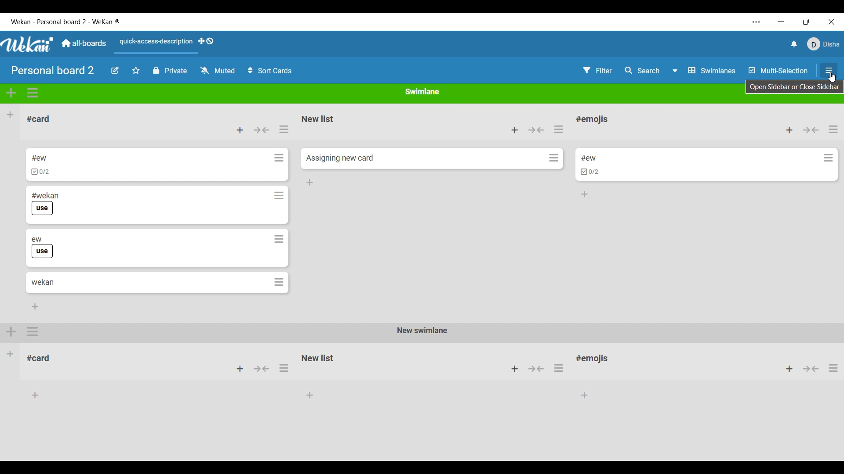 The image size is (844, 474). Describe the element at coordinates (828, 158) in the screenshot. I see `Card actions` at that location.